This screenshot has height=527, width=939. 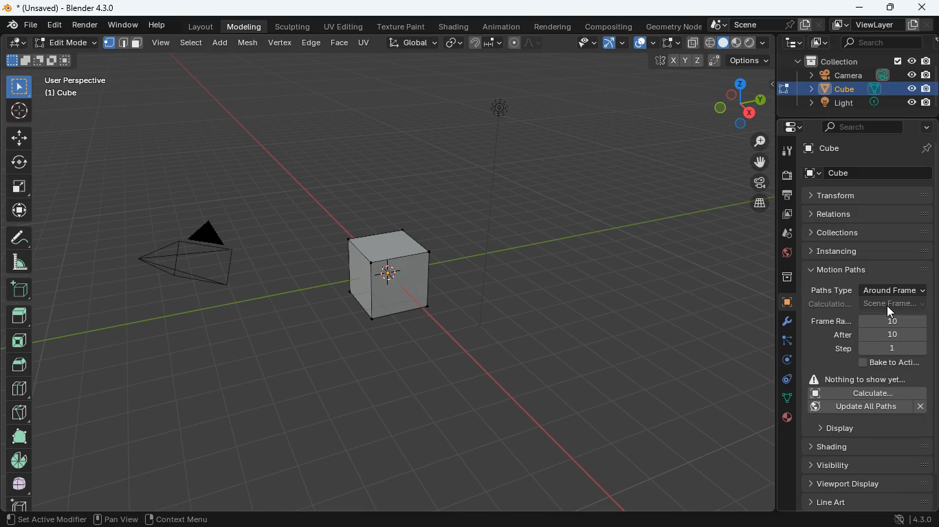 I want to click on search, so click(x=876, y=43).